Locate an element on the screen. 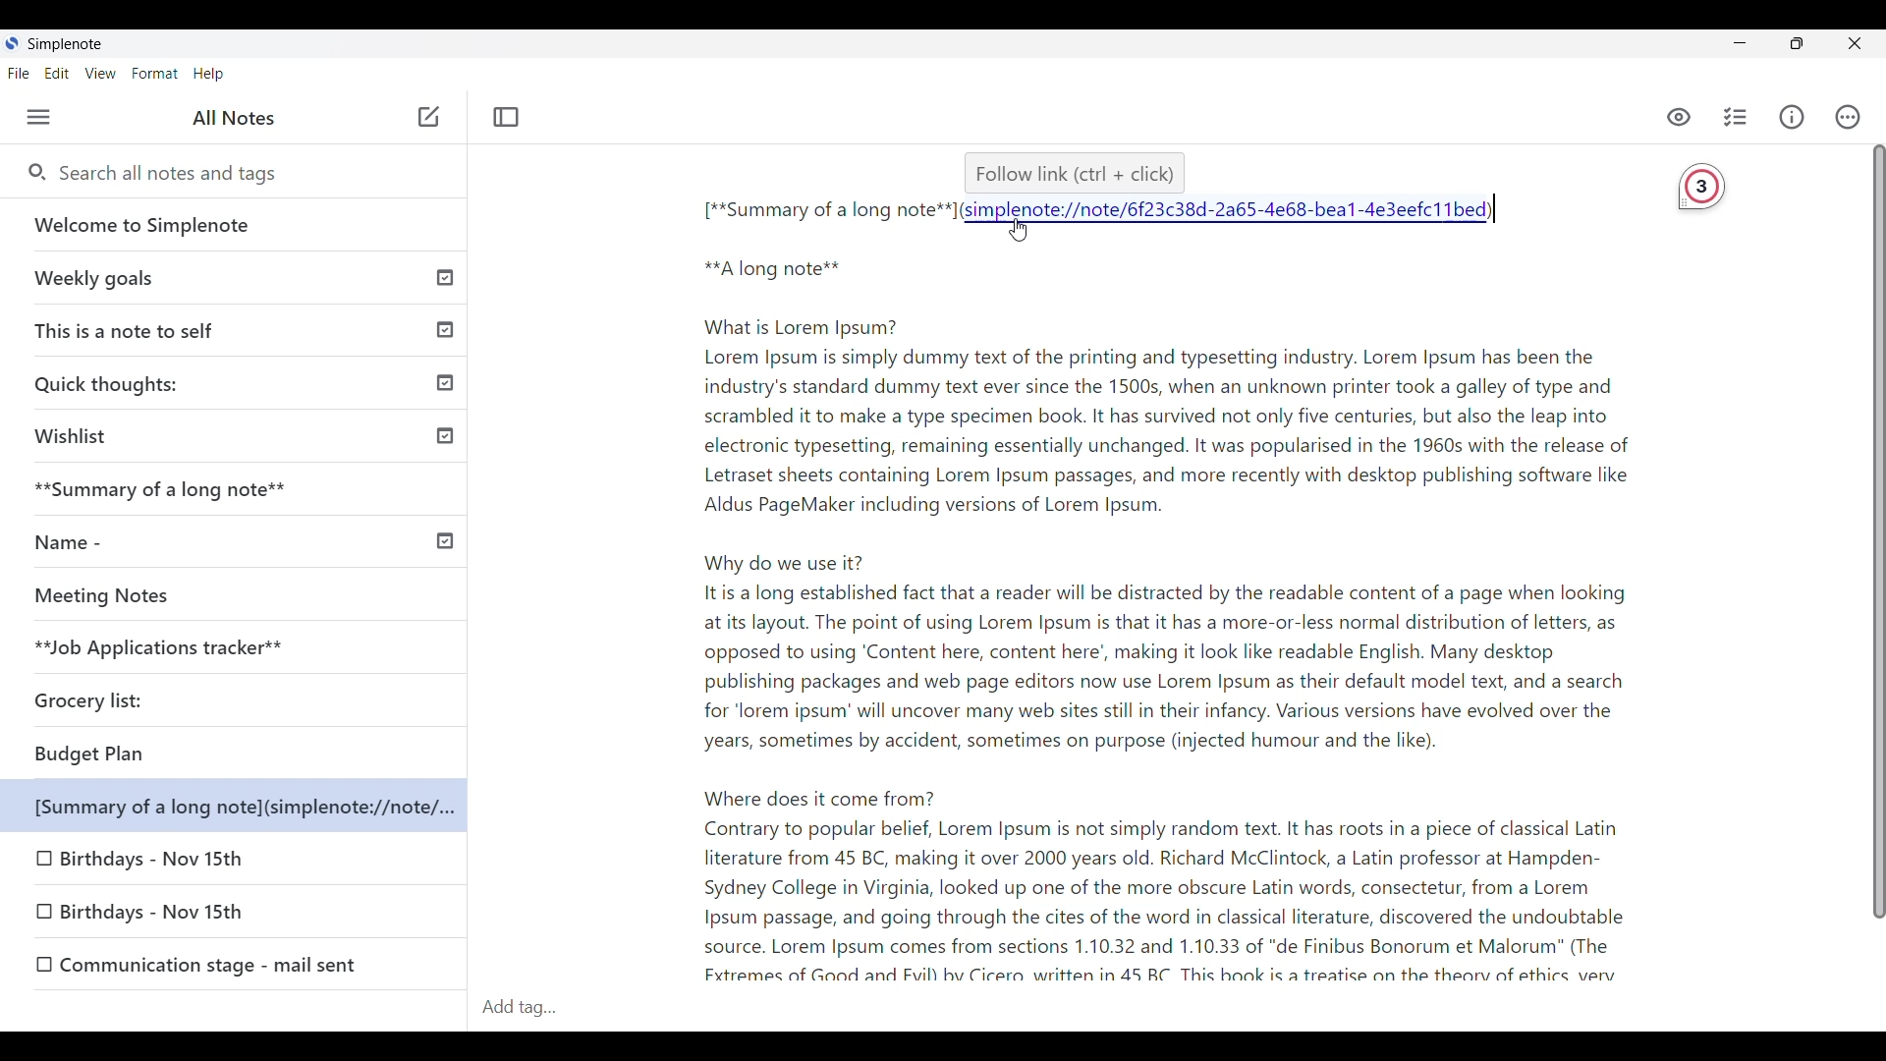  This is a note to self is located at coordinates (238, 326).